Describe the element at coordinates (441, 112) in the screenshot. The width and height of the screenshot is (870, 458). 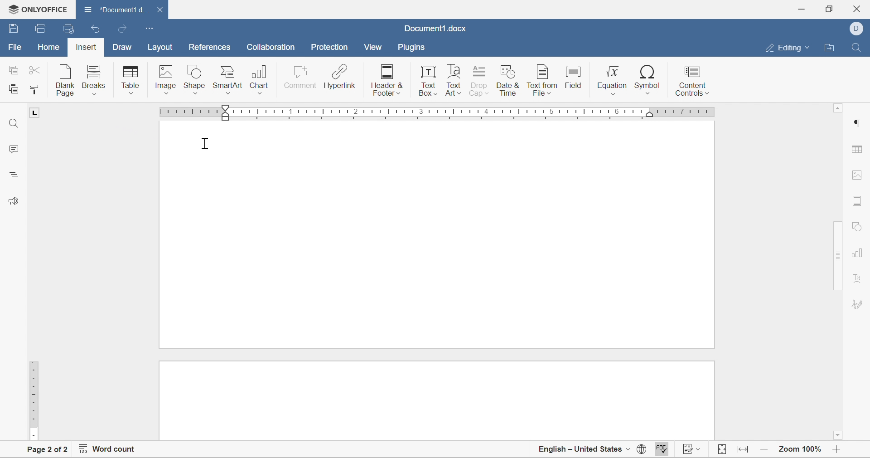
I see `Ruler` at that location.